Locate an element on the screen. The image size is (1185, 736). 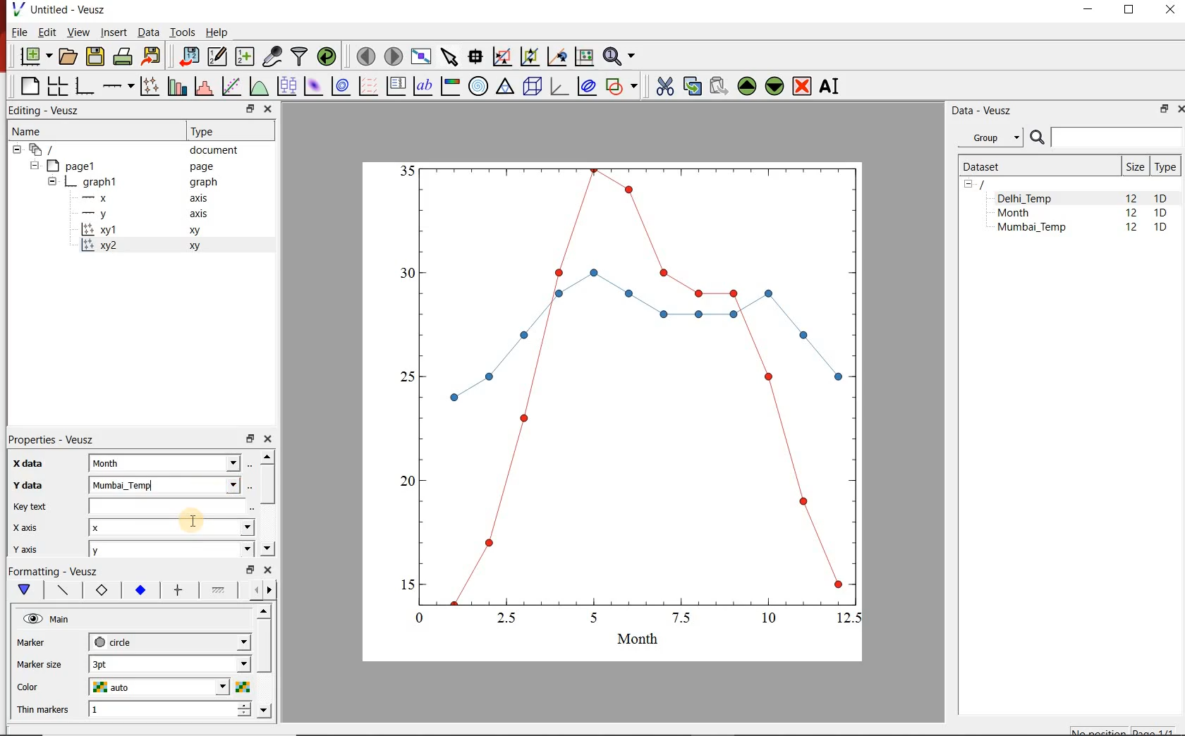
Axis line is located at coordinates (61, 590).